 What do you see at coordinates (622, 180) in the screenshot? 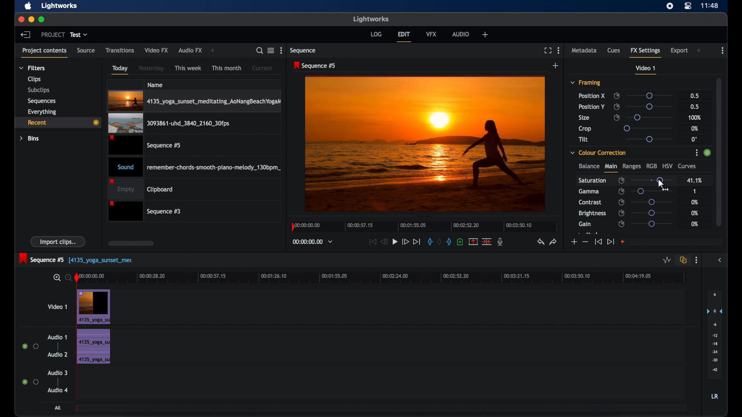
I see `enable/disbale keyframes` at bounding box center [622, 180].